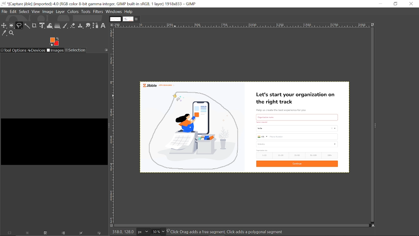 This screenshot has width=419, height=236. What do you see at coordinates (163, 232) in the screenshot?
I see `Zoom options` at bounding box center [163, 232].